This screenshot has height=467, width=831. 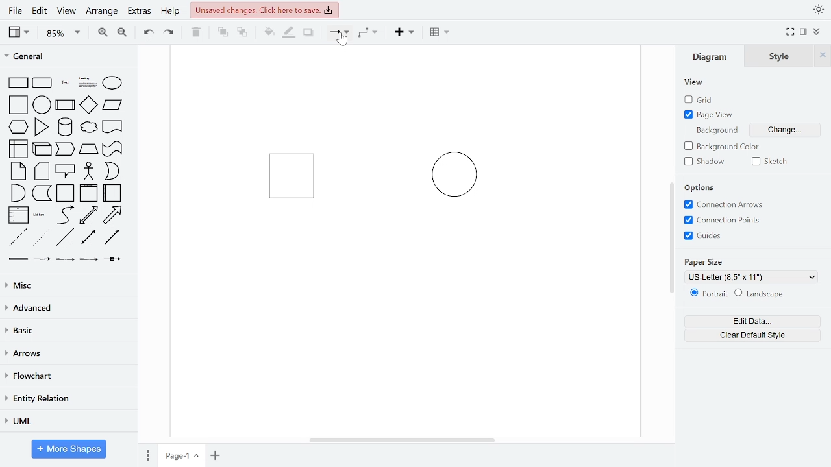 What do you see at coordinates (170, 12) in the screenshot?
I see `help` at bounding box center [170, 12].